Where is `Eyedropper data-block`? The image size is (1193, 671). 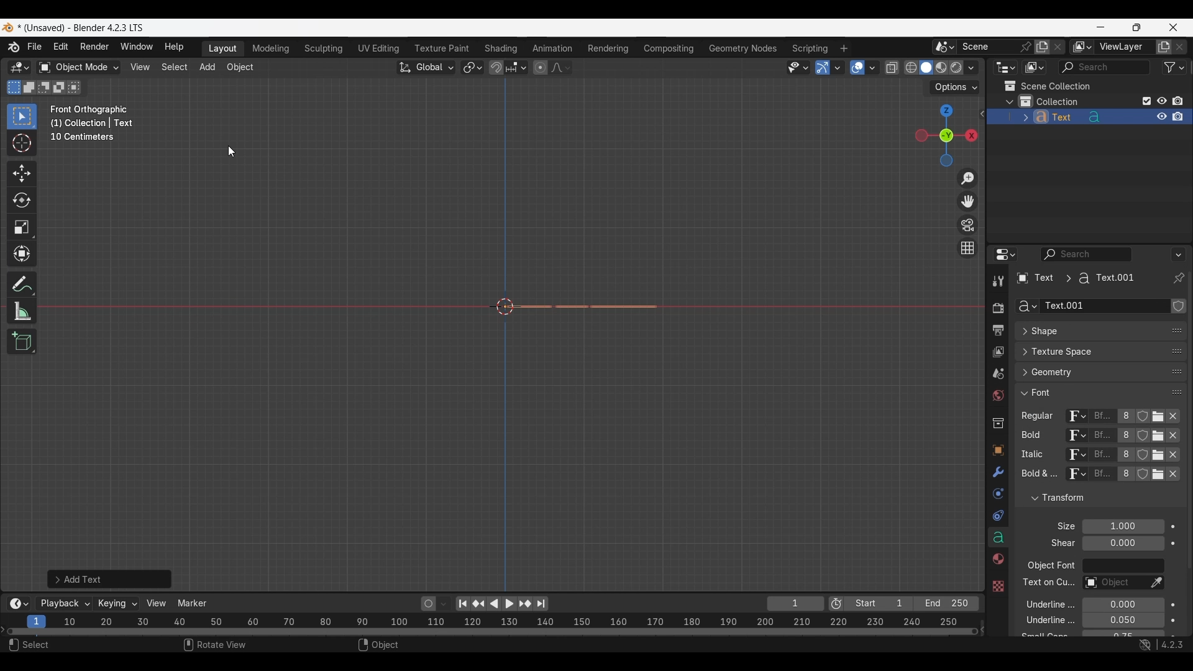 Eyedropper data-block is located at coordinates (1156, 583).